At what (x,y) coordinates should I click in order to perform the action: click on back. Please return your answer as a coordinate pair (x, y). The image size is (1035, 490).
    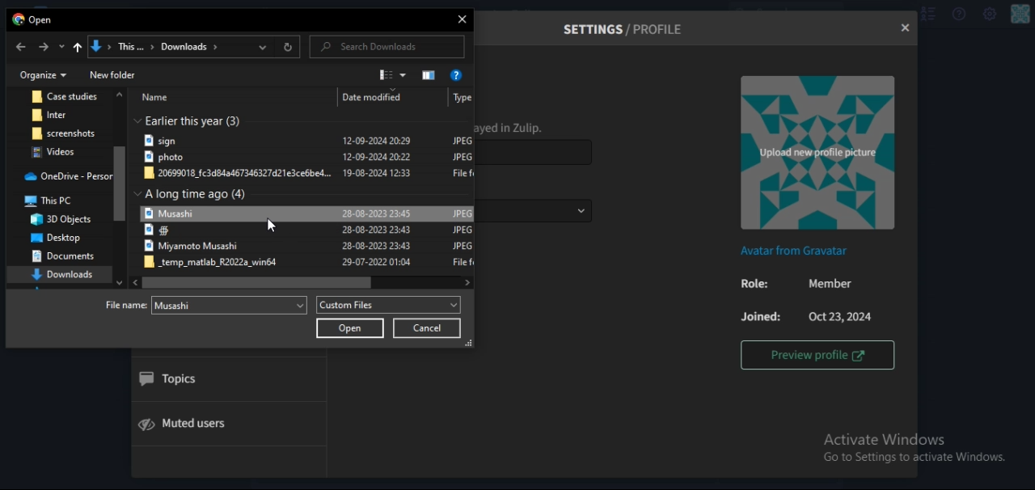
    Looking at the image, I should click on (20, 47).